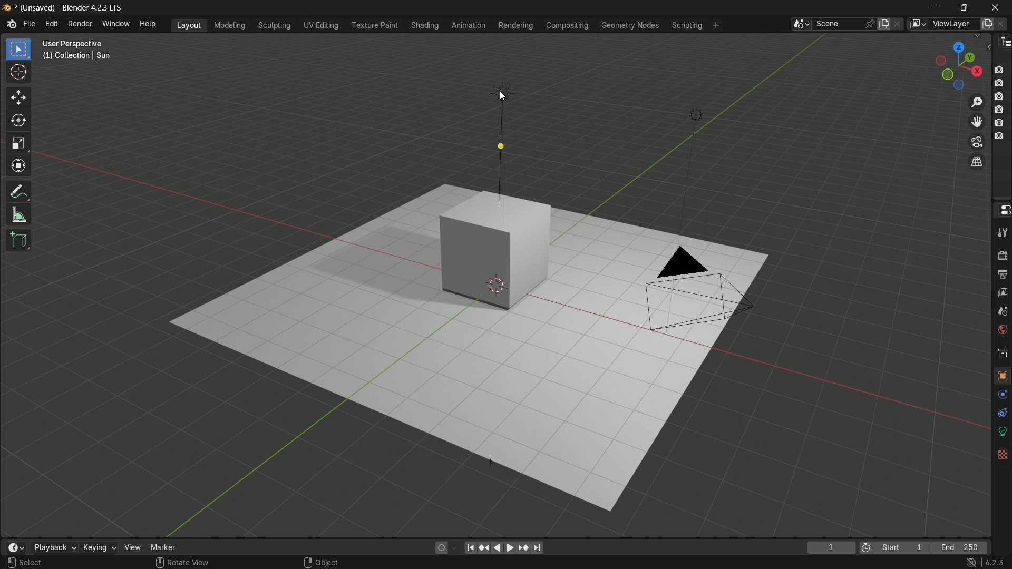 The image size is (1012, 569). Describe the element at coordinates (158, 562) in the screenshot. I see `mouse scroll` at that location.